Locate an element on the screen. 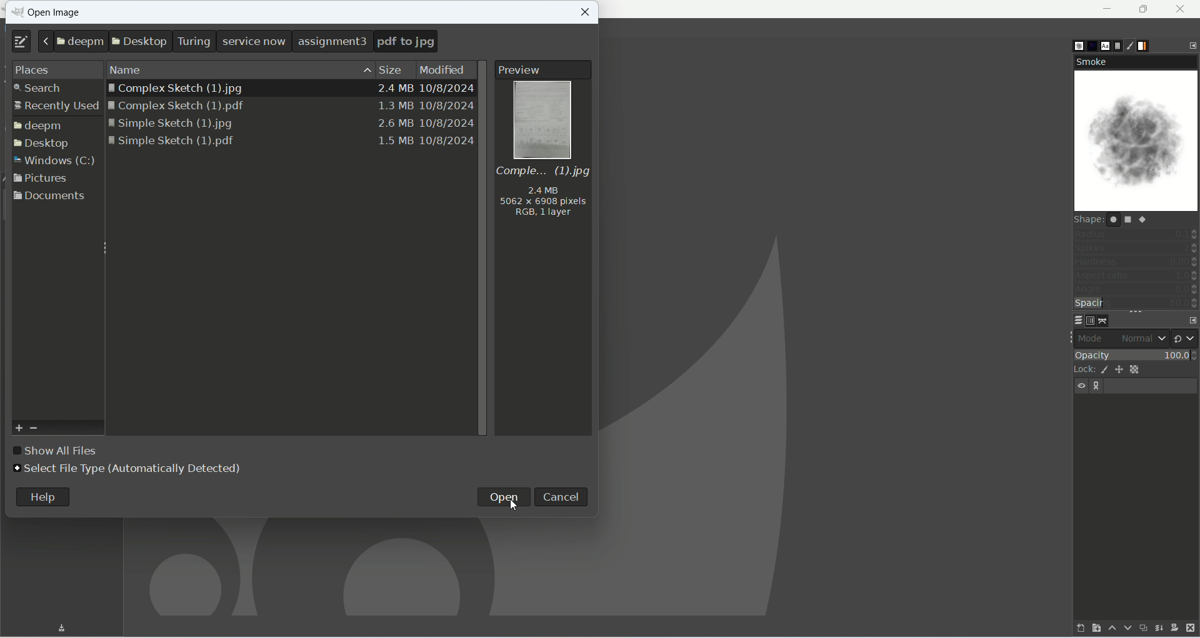 This screenshot has height=638, width=1200. channels is located at coordinates (1092, 320).